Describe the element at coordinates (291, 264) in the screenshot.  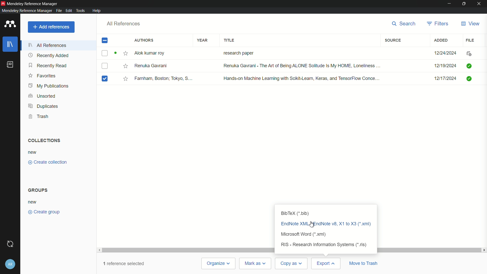
I see `copy as` at that location.